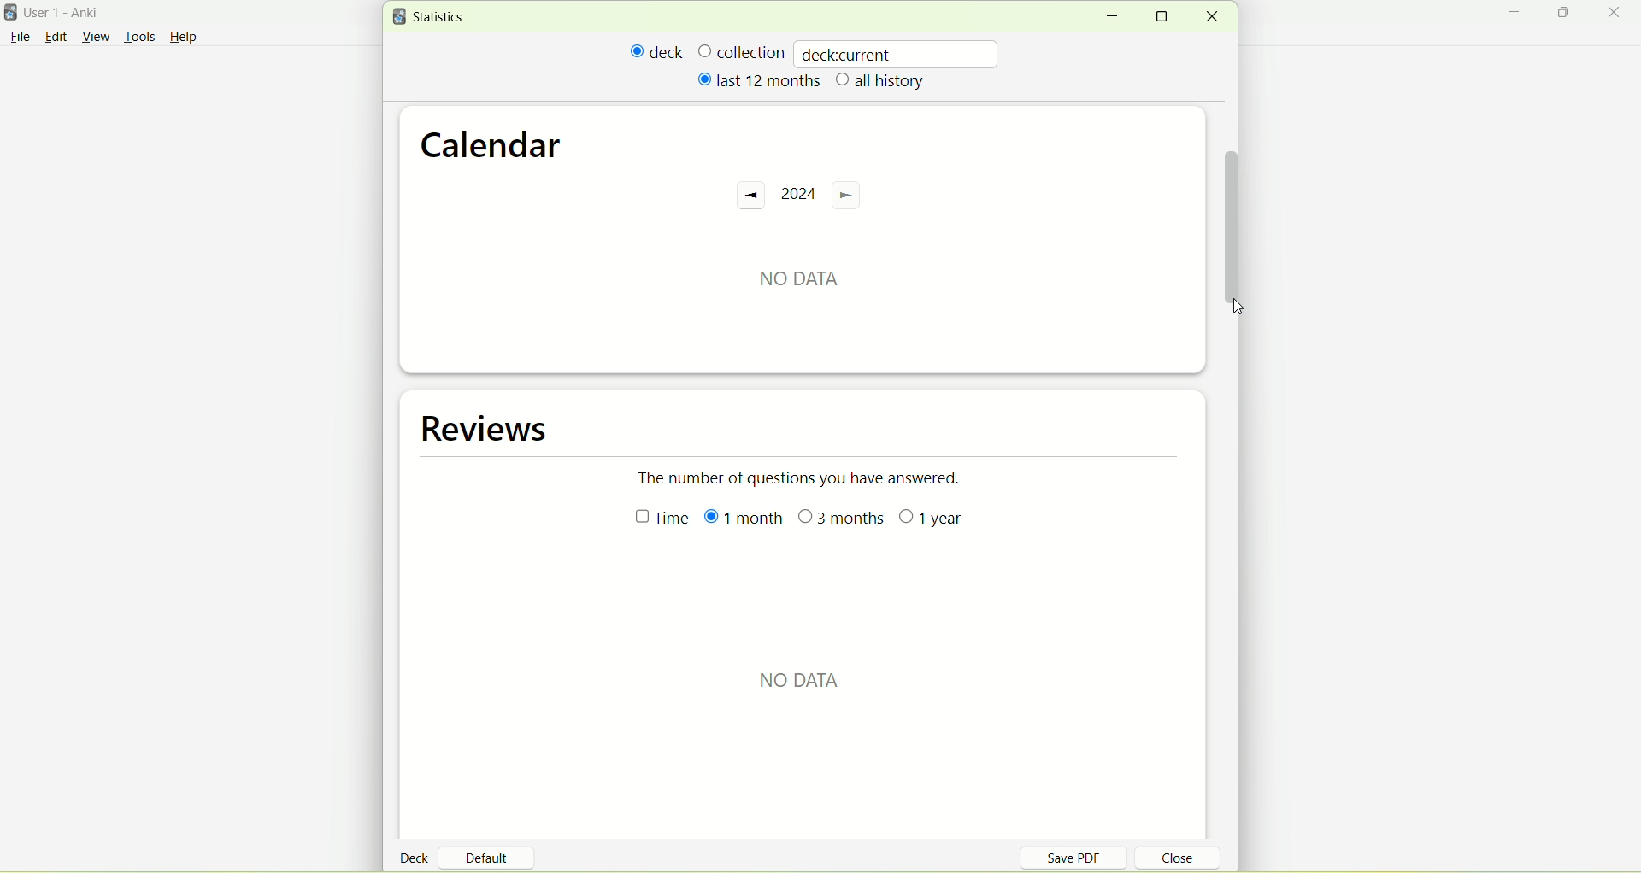  I want to click on vertical scroll bar, so click(1232, 216).